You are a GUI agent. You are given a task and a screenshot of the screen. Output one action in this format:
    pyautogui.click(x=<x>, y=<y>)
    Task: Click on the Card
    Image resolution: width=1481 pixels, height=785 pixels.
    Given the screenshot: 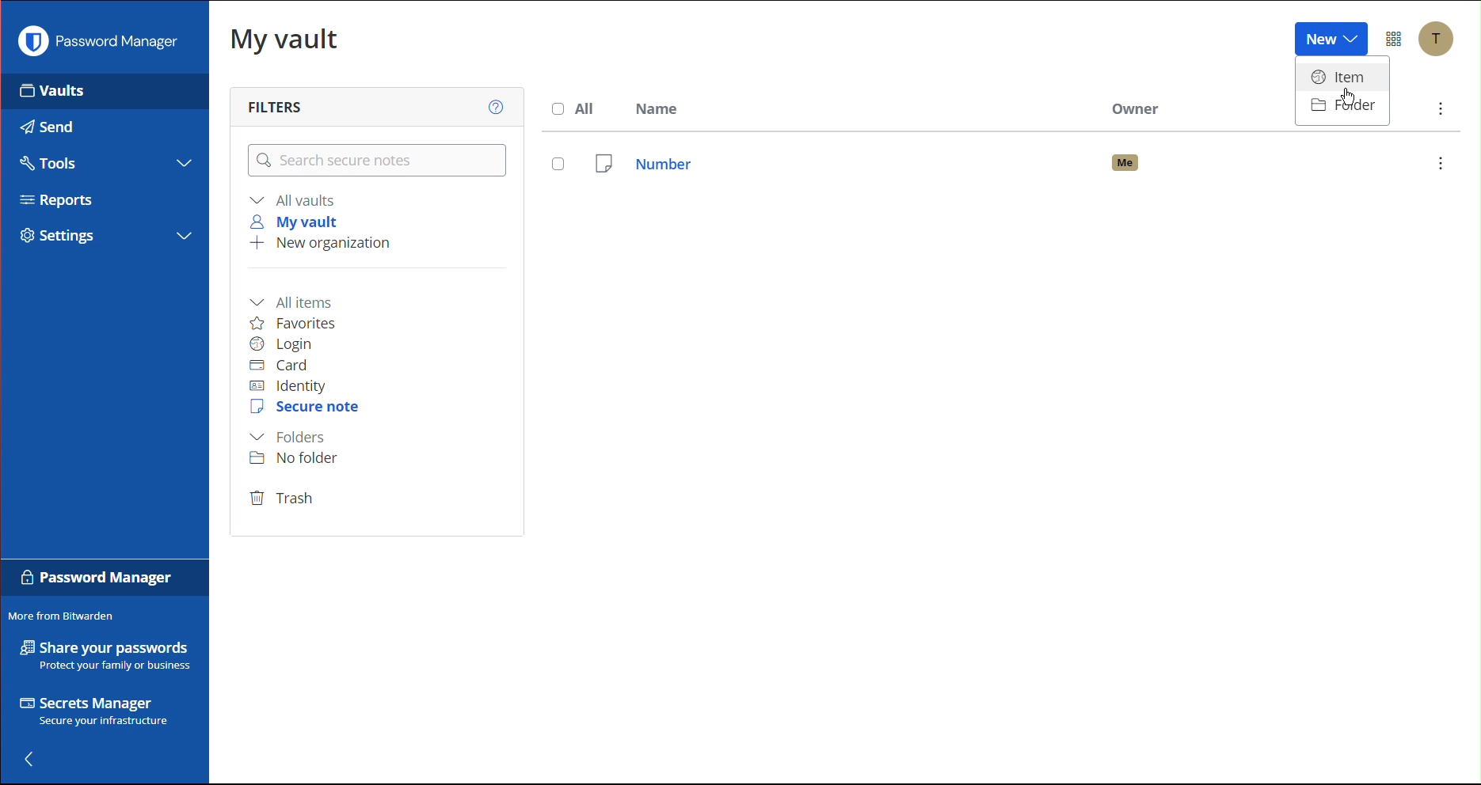 What is the action you would take?
    pyautogui.click(x=279, y=366)
    